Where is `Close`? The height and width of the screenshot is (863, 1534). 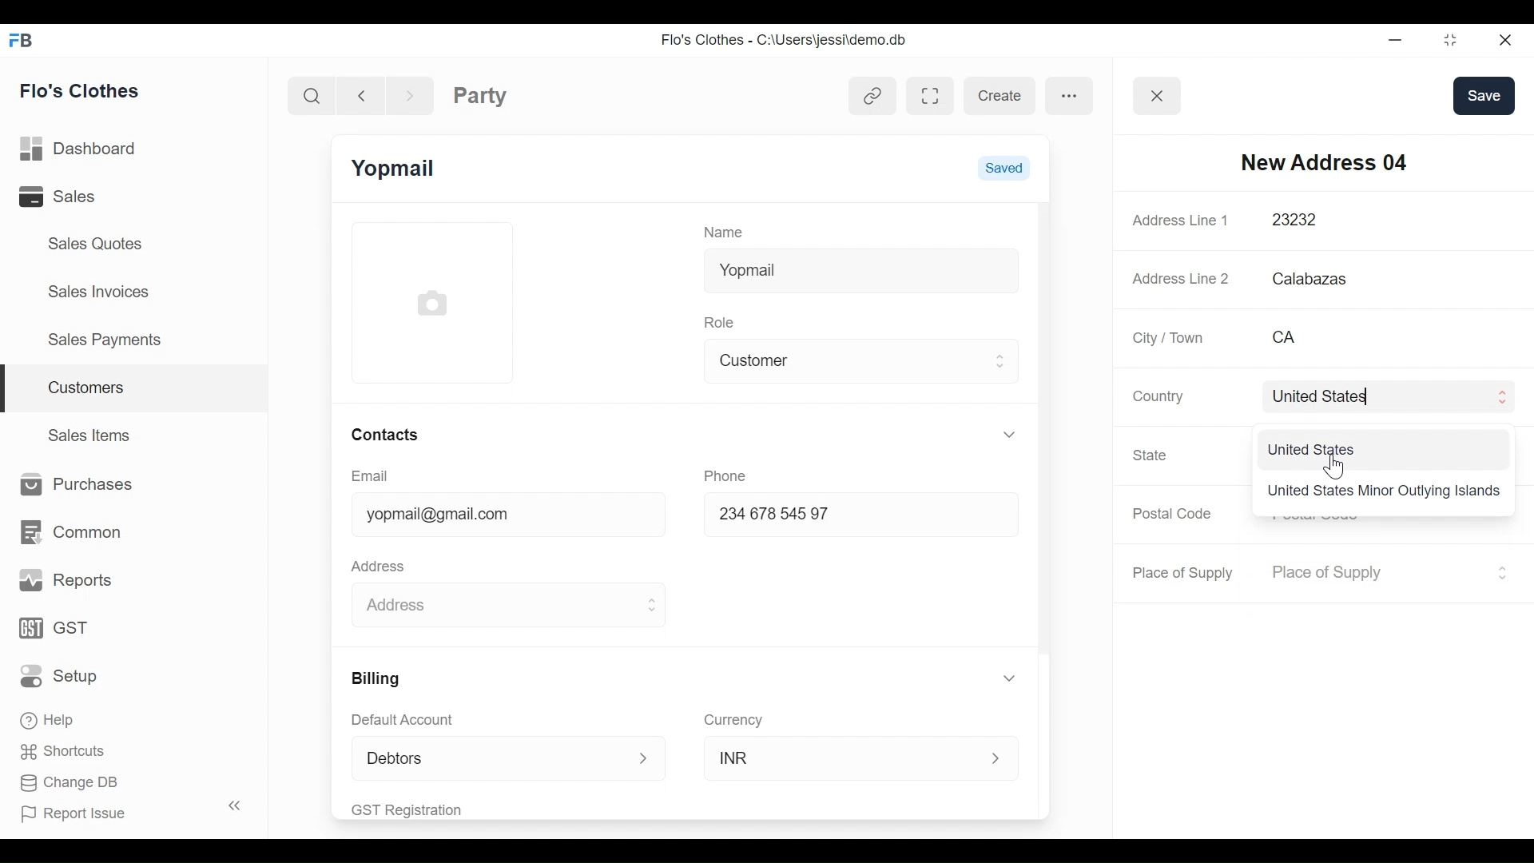
Close is located at coordinates (1503, 39).